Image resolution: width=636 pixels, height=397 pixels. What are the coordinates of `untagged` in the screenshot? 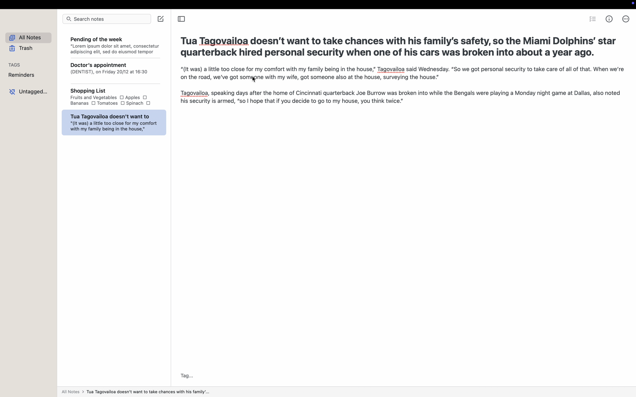 It's located at (29, 92).